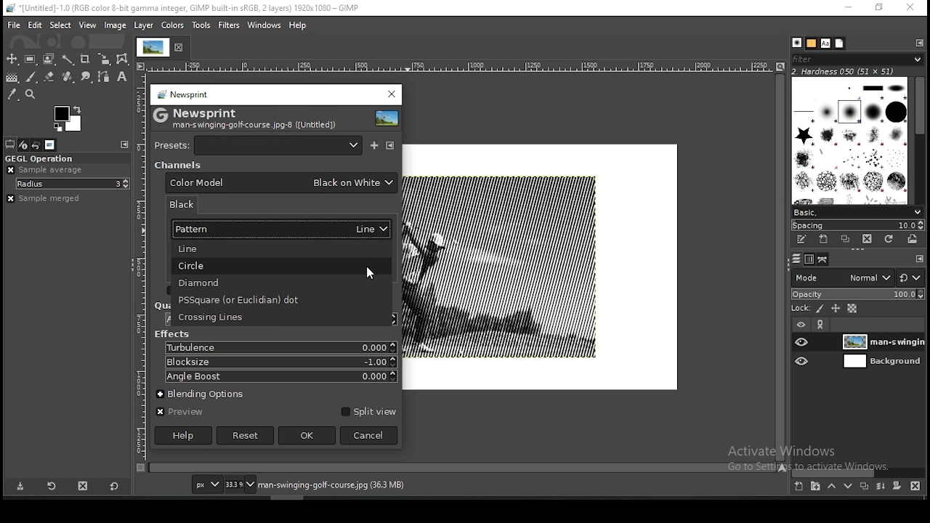  I want to click on spacing, so click(858, 224).